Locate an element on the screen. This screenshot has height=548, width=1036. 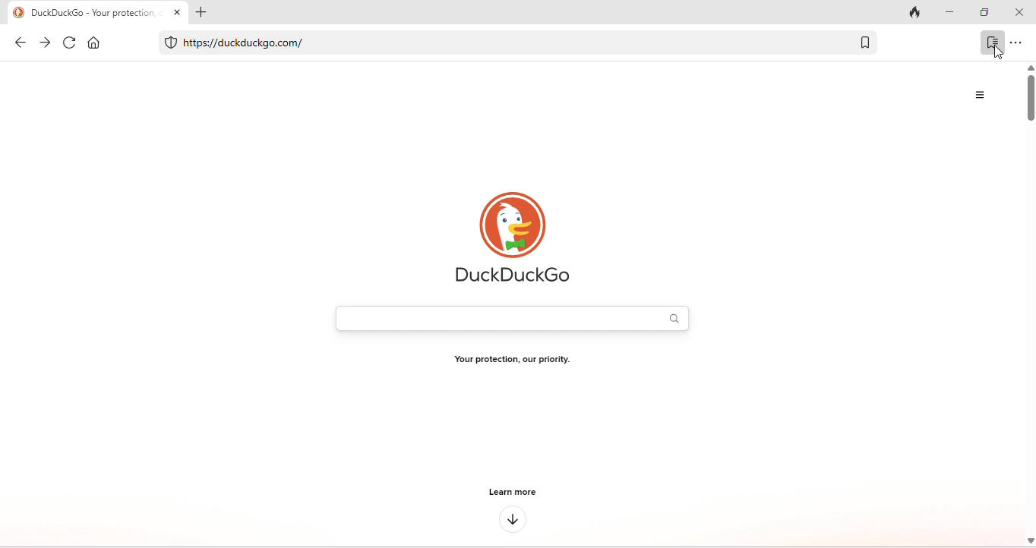
search bar is located at coordinates (511, 317).